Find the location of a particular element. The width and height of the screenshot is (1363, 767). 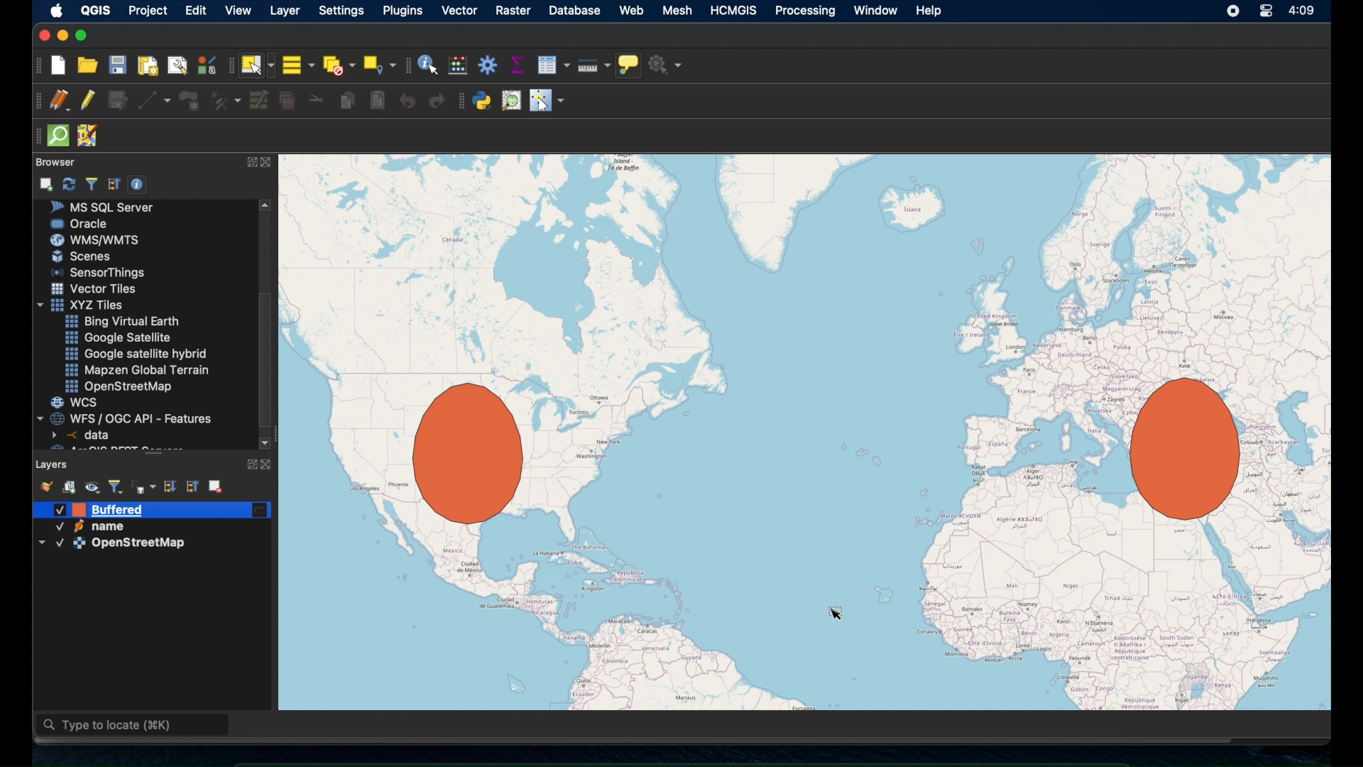

select features by area or single click is located at coordinates (257, 65).